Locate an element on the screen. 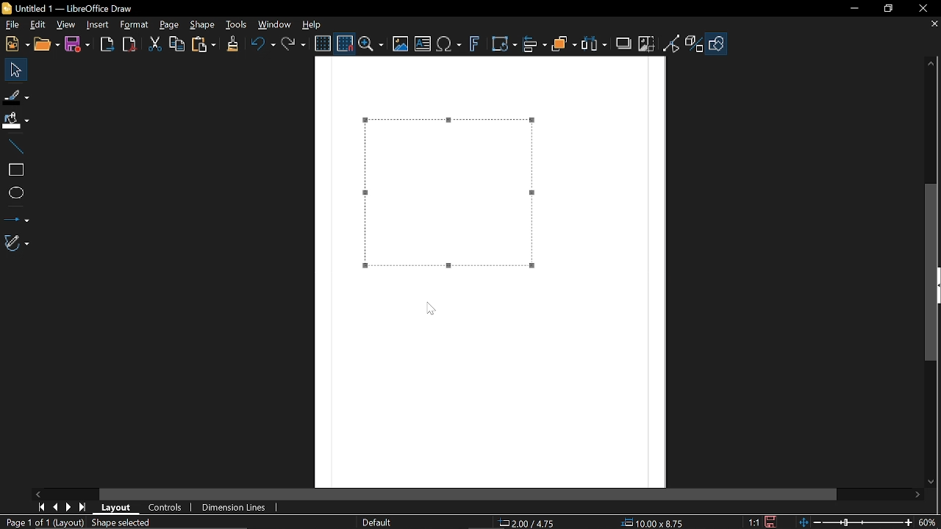  proportion is located at coordinates (752, 522).